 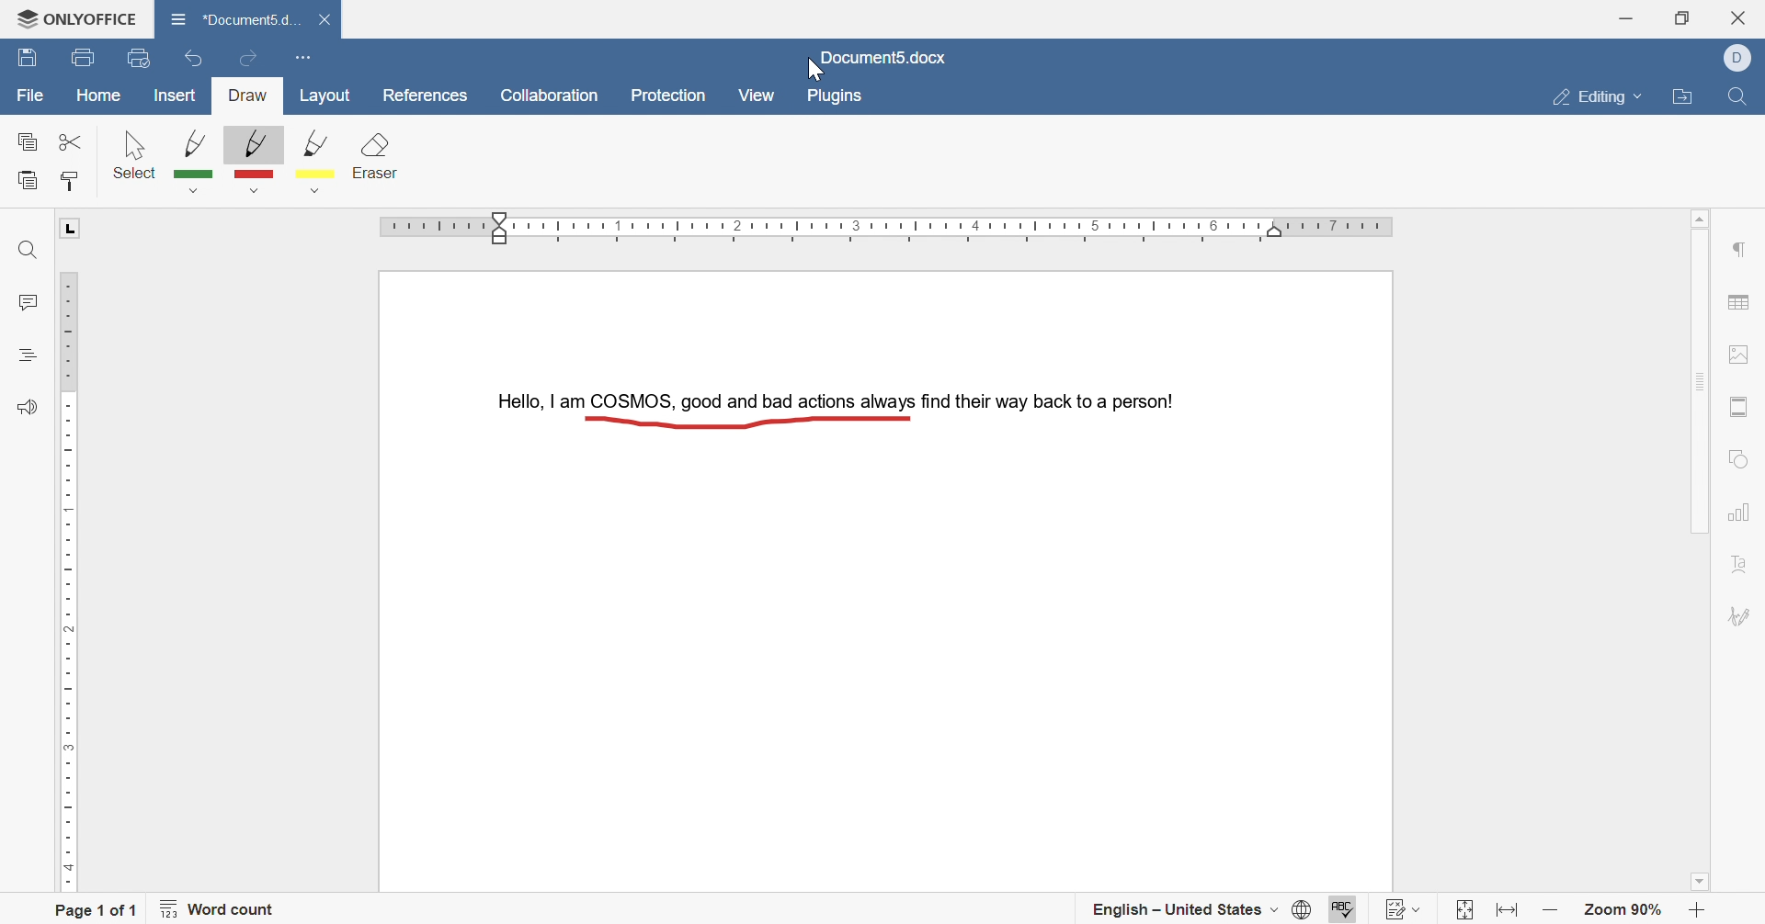 What do you see at coordinates (551, 96) in the screenshot?
I see `collaboration` at bounding box center [551, 96].